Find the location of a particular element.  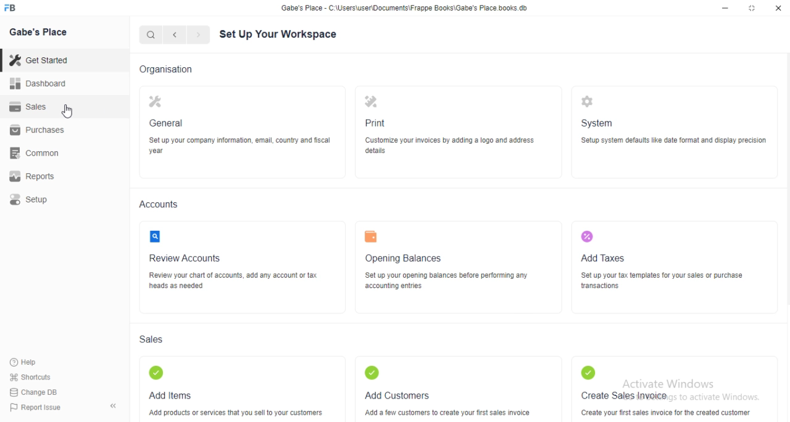

general is located at coordinates (166, 122).